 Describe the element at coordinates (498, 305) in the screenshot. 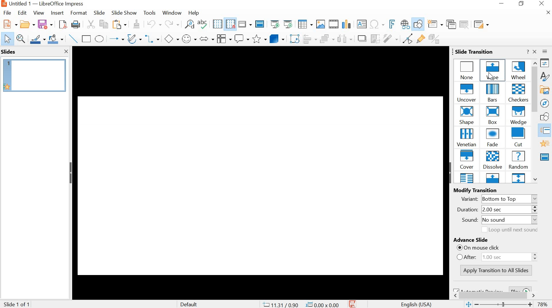

I see `ZOOM OUT OR ZOOM IN` at that location.